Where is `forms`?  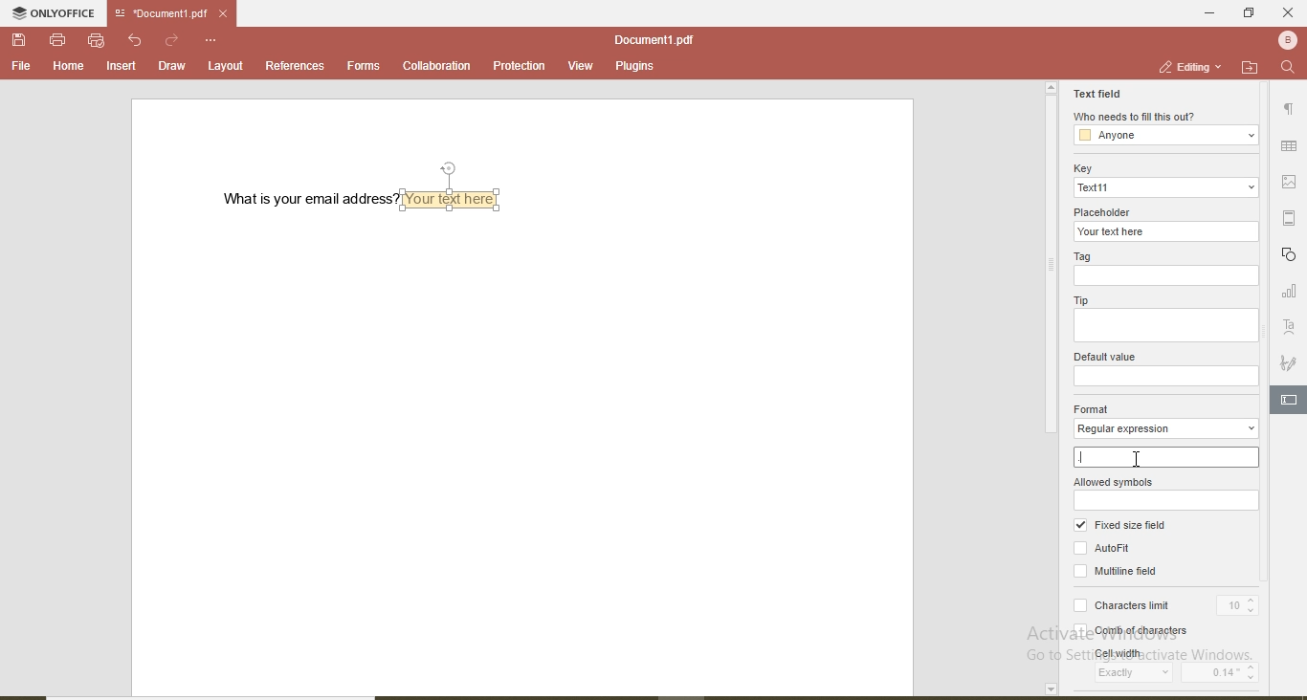
forms is located at coordinates (364, 65).